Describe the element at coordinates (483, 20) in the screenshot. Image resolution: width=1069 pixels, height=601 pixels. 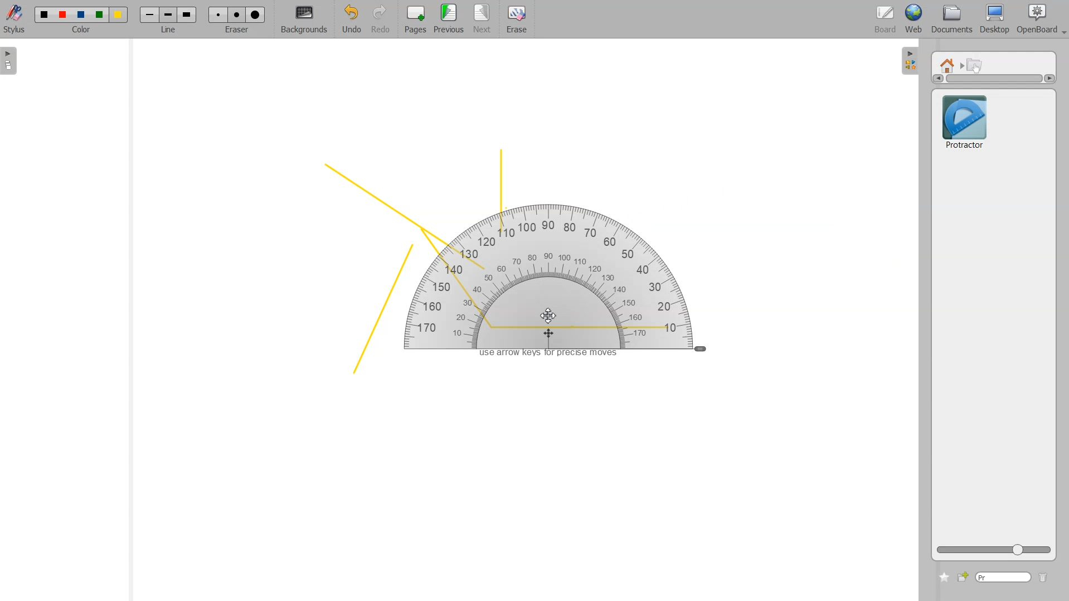
I see `Next` at that location.